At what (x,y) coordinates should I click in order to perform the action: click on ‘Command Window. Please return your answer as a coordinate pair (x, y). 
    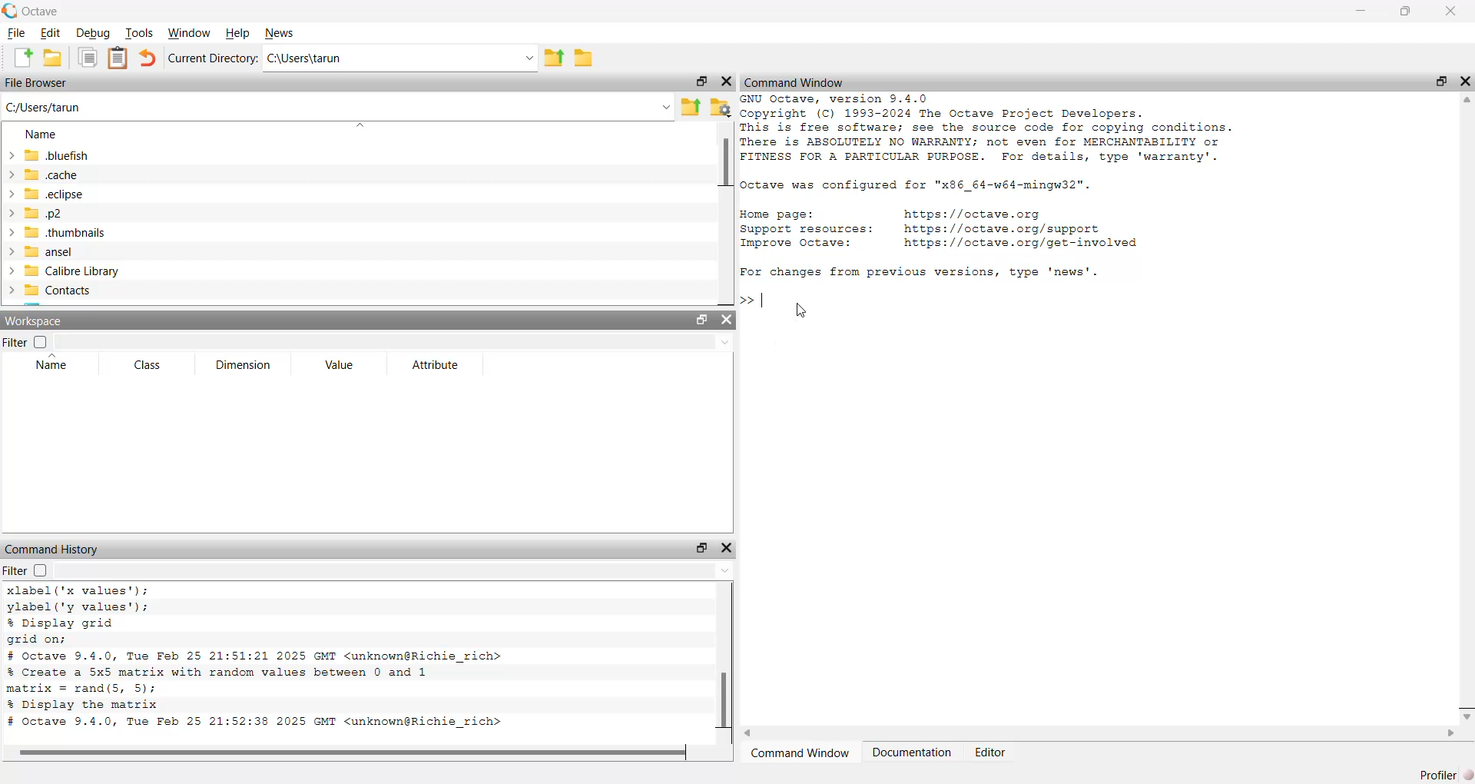
    Looking at the image, I should click on (800, 753).